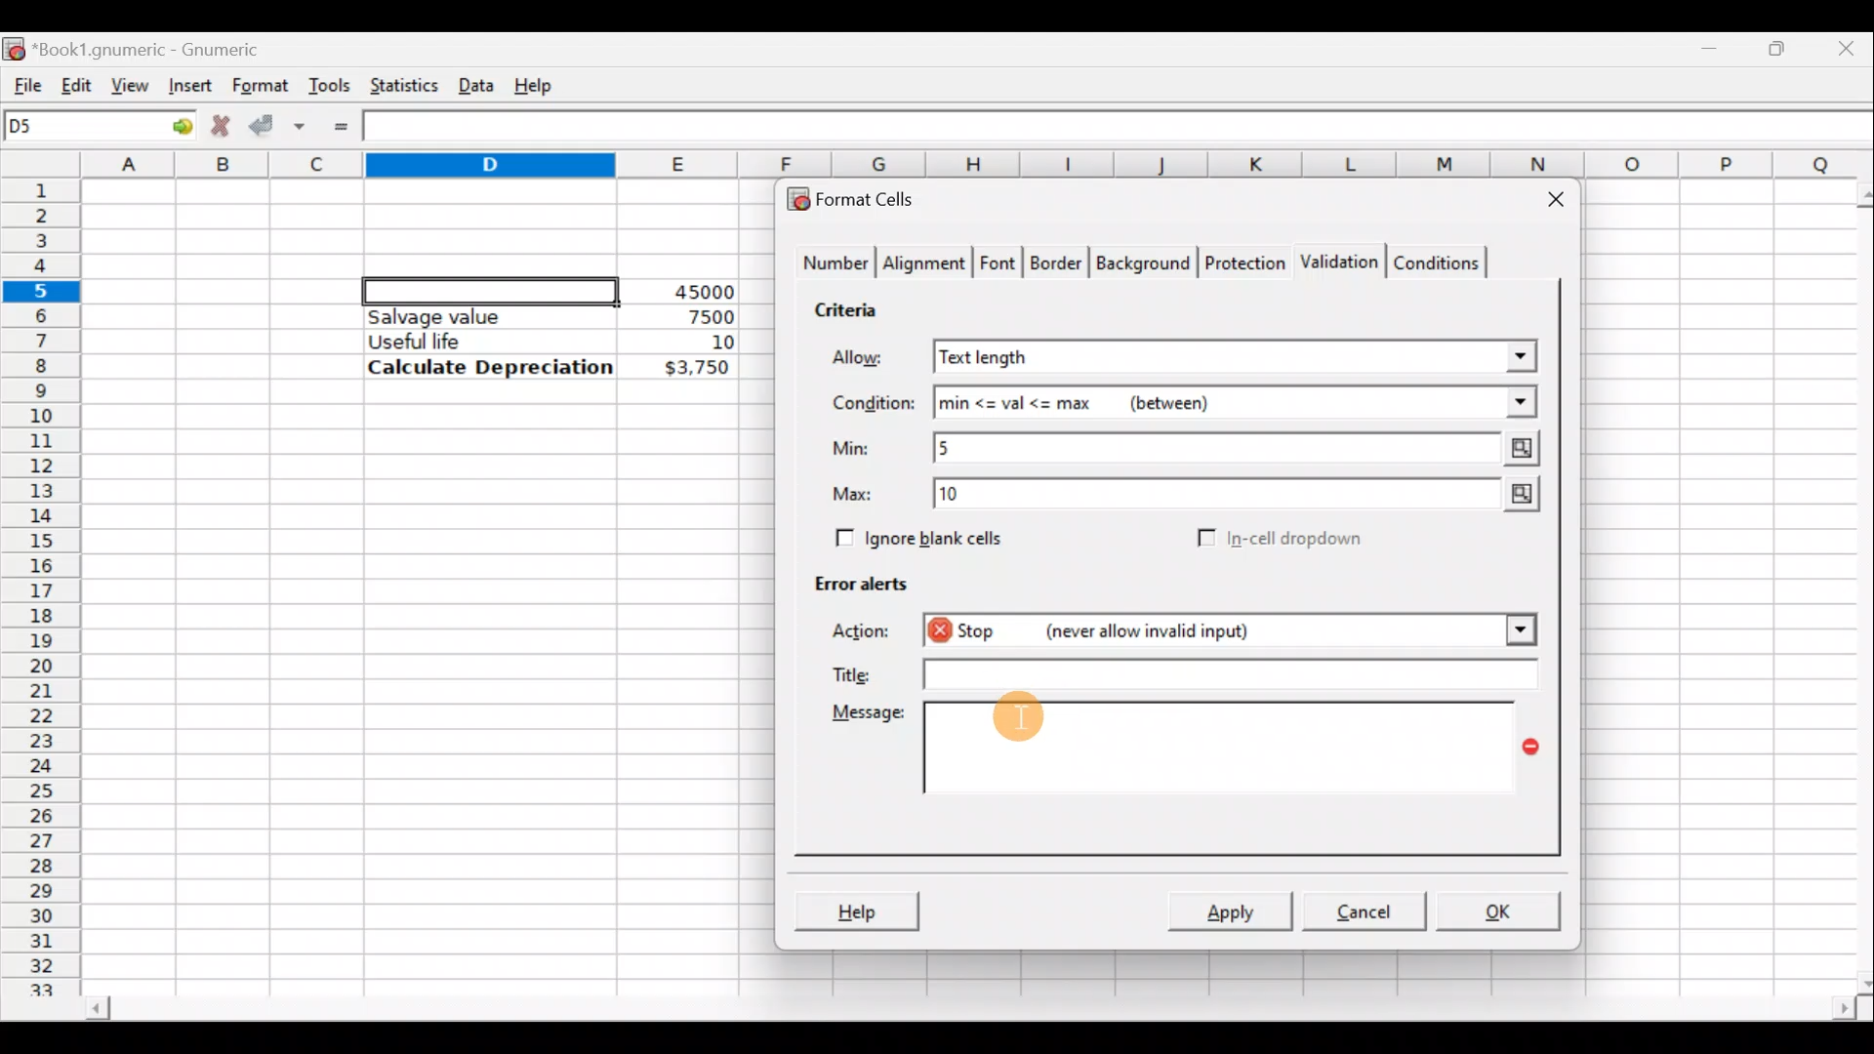 This screenshot has height=1054, width=1874. What do you see at coordinates (699, 343) in the screenshot?
I see `10` at bounding box center [699, 343].